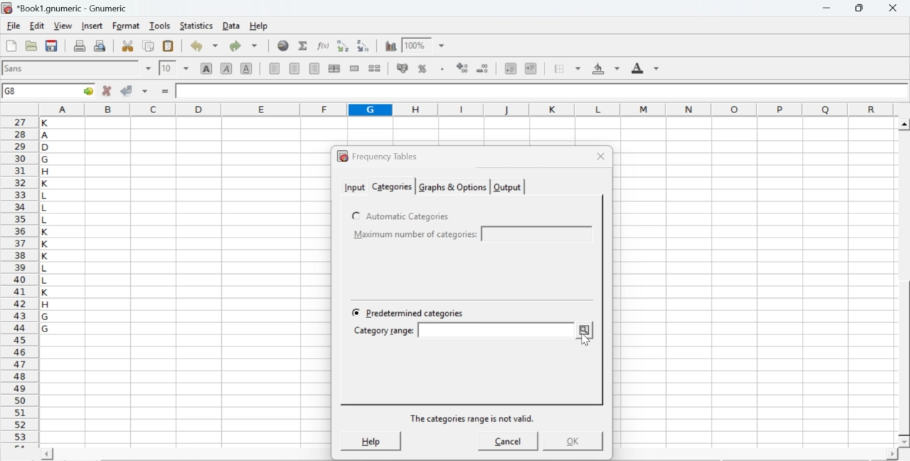 The image size is (910, 461). What do you see at coordinates (378, 157) in the screenshot?
I see `frequency tables` at bounding box center [378, 157].